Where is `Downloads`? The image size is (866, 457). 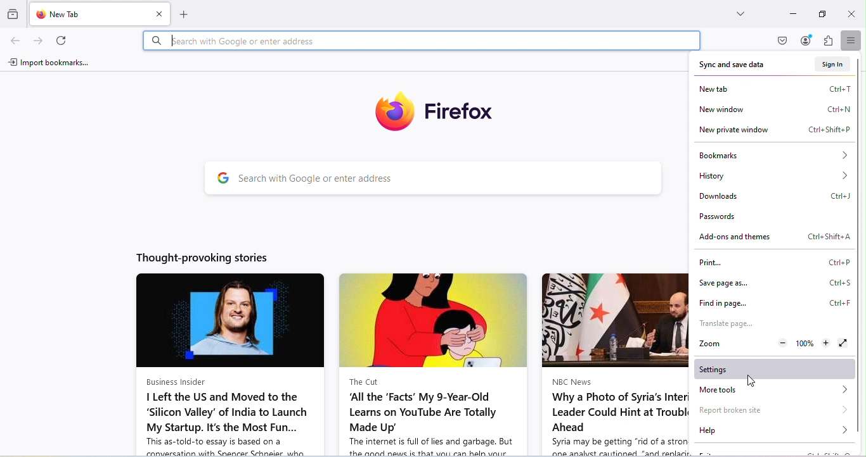
Downloads is located at coordinates (773, 197).